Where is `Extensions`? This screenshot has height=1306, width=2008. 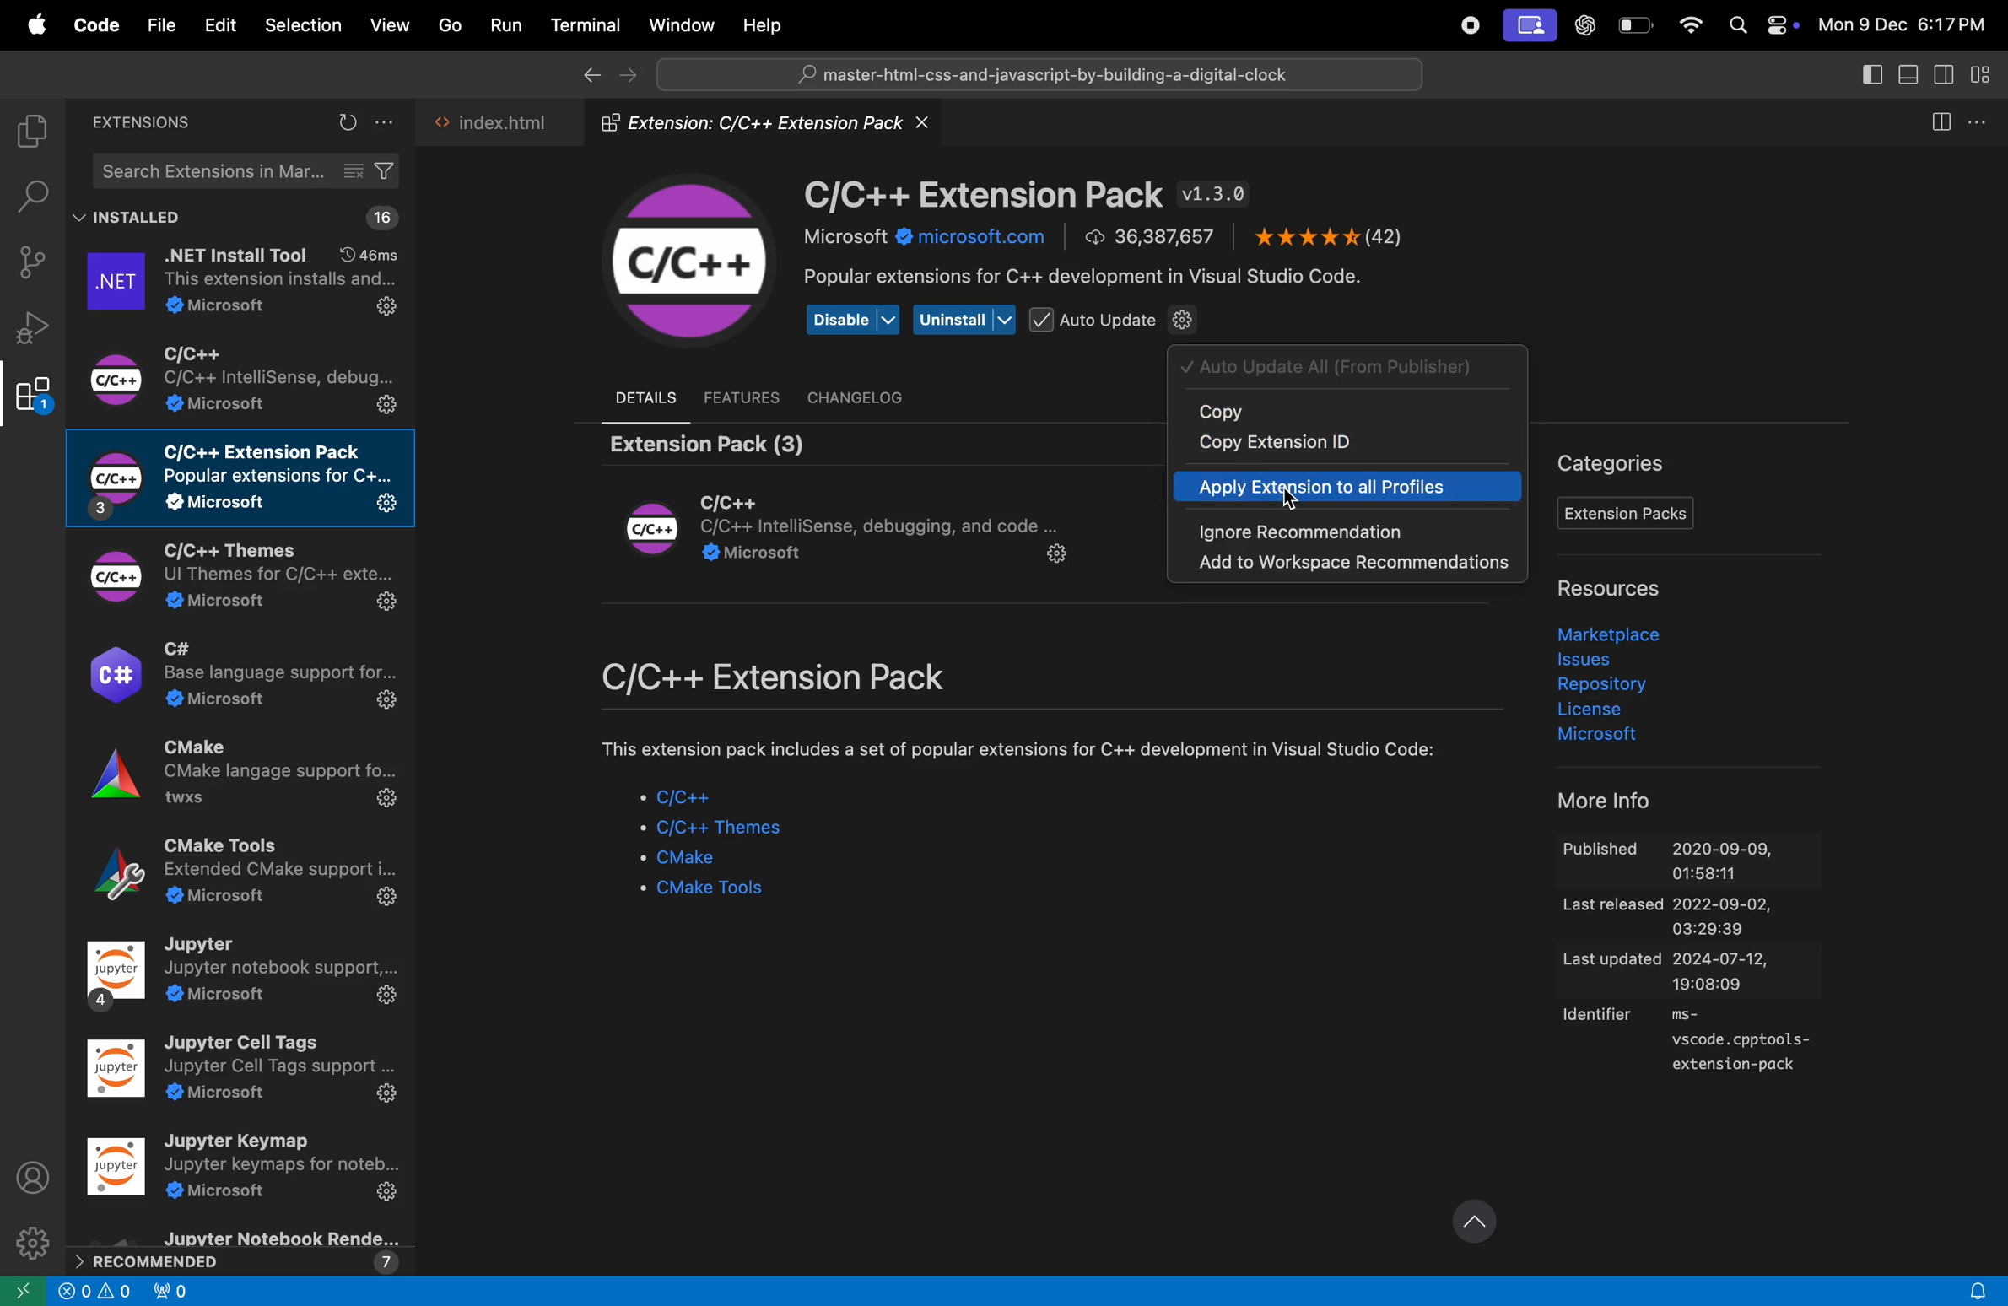
Extensions is located at coordinates (33, 396).